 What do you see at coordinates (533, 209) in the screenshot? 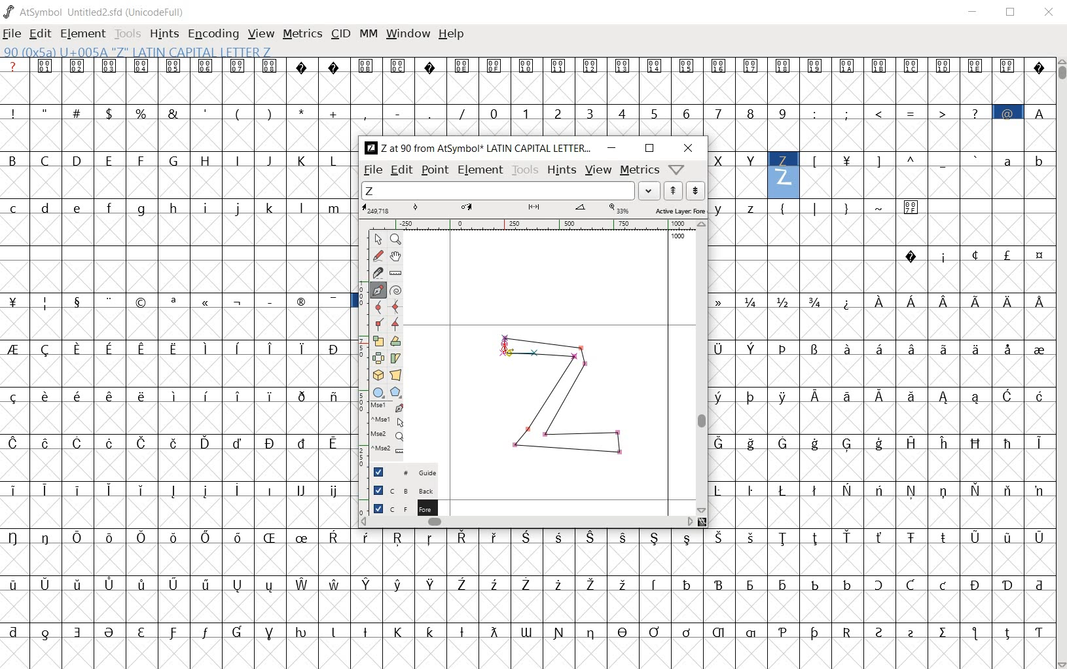
I see `Active Layer: Fore` at bounding box center [533, 209].